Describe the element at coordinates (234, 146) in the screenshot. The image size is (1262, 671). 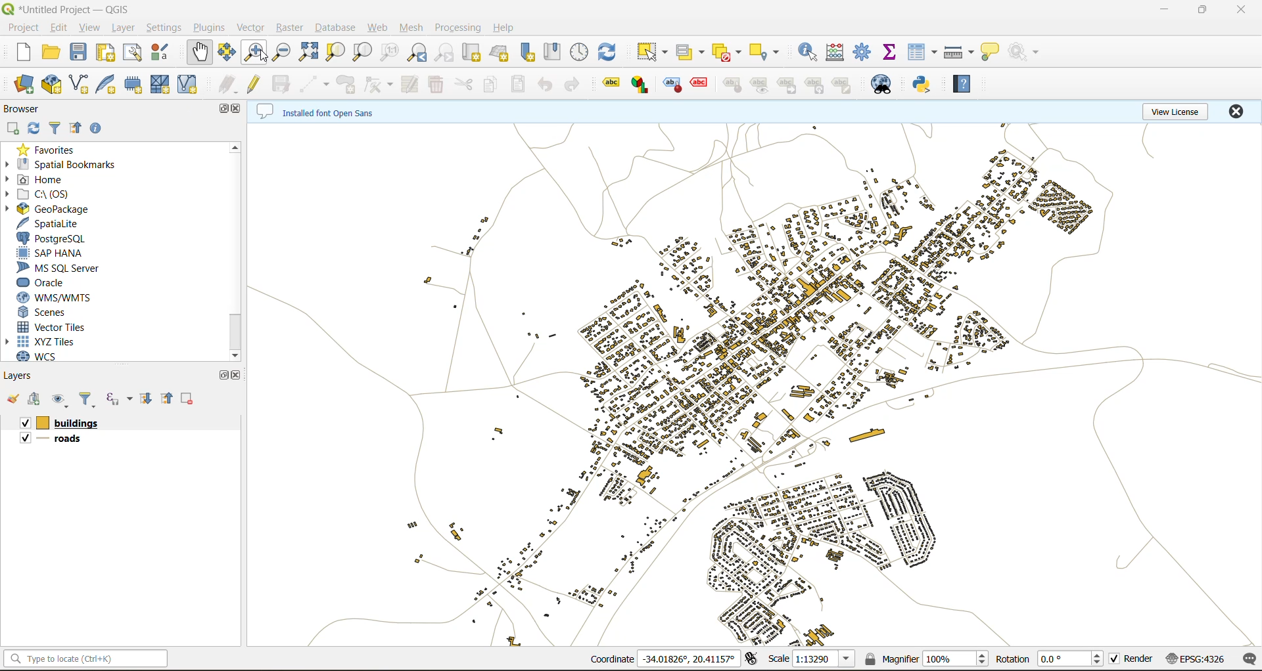
I see `scroll up` at that location.